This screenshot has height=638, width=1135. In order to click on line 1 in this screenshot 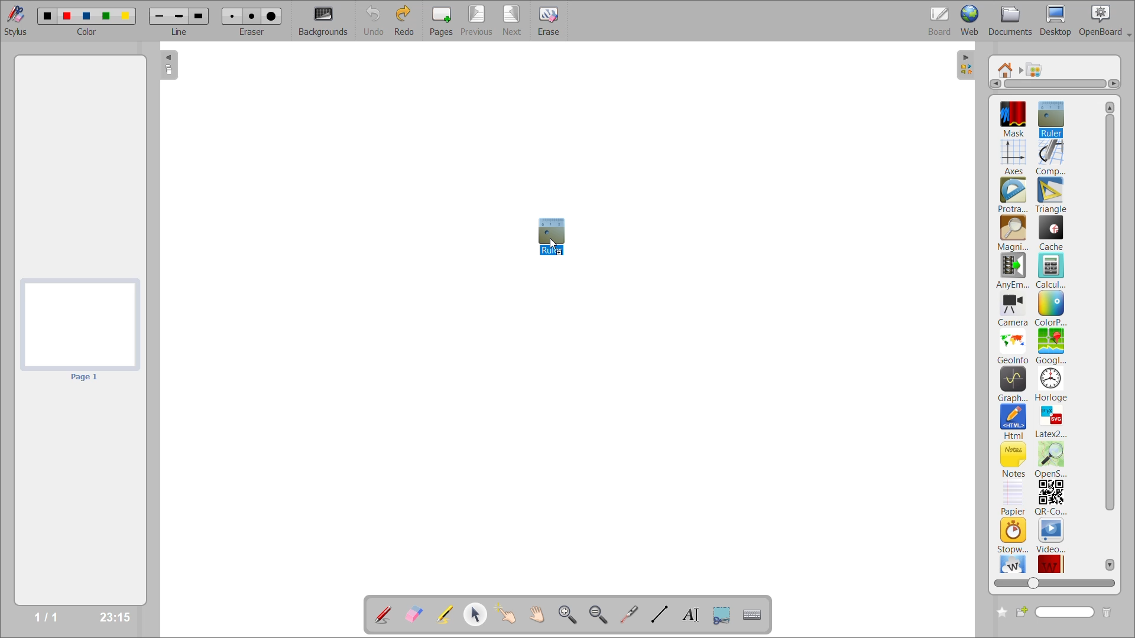, I will do `click(160, 17)`.